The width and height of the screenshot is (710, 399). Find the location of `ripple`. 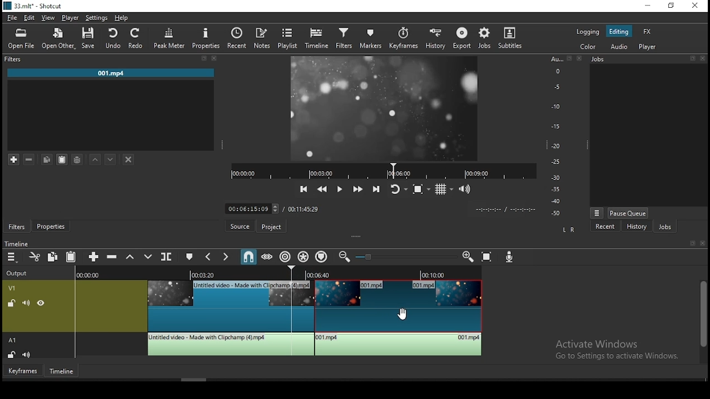

ripple is located at coordinates (285, 257).